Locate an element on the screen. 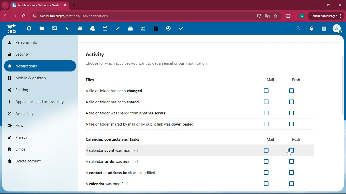 The height and width of the screenshot is (194, 346). checkbox is located at coordinates (266, 113).